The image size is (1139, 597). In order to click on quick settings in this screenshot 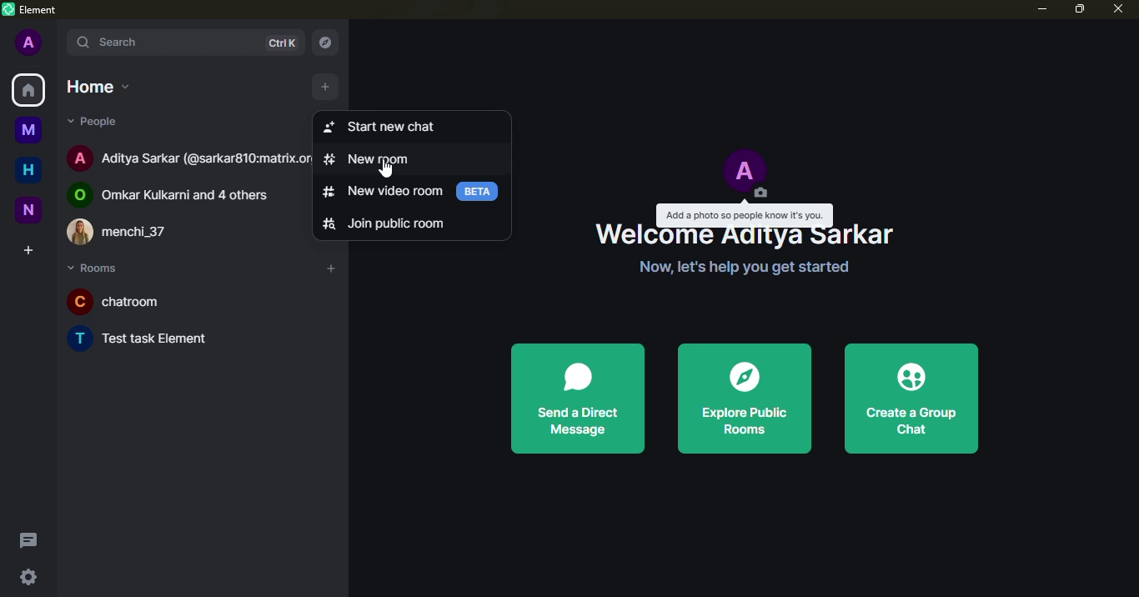, I will do `click(28, 575)`.